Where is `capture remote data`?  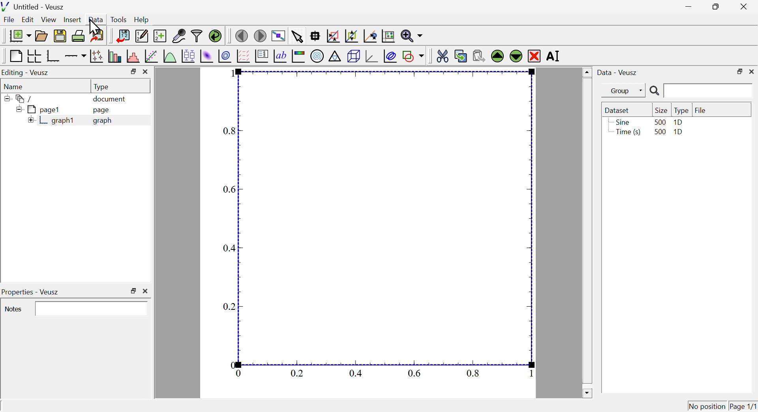 capture remote data is located at coordinates (178, 36).